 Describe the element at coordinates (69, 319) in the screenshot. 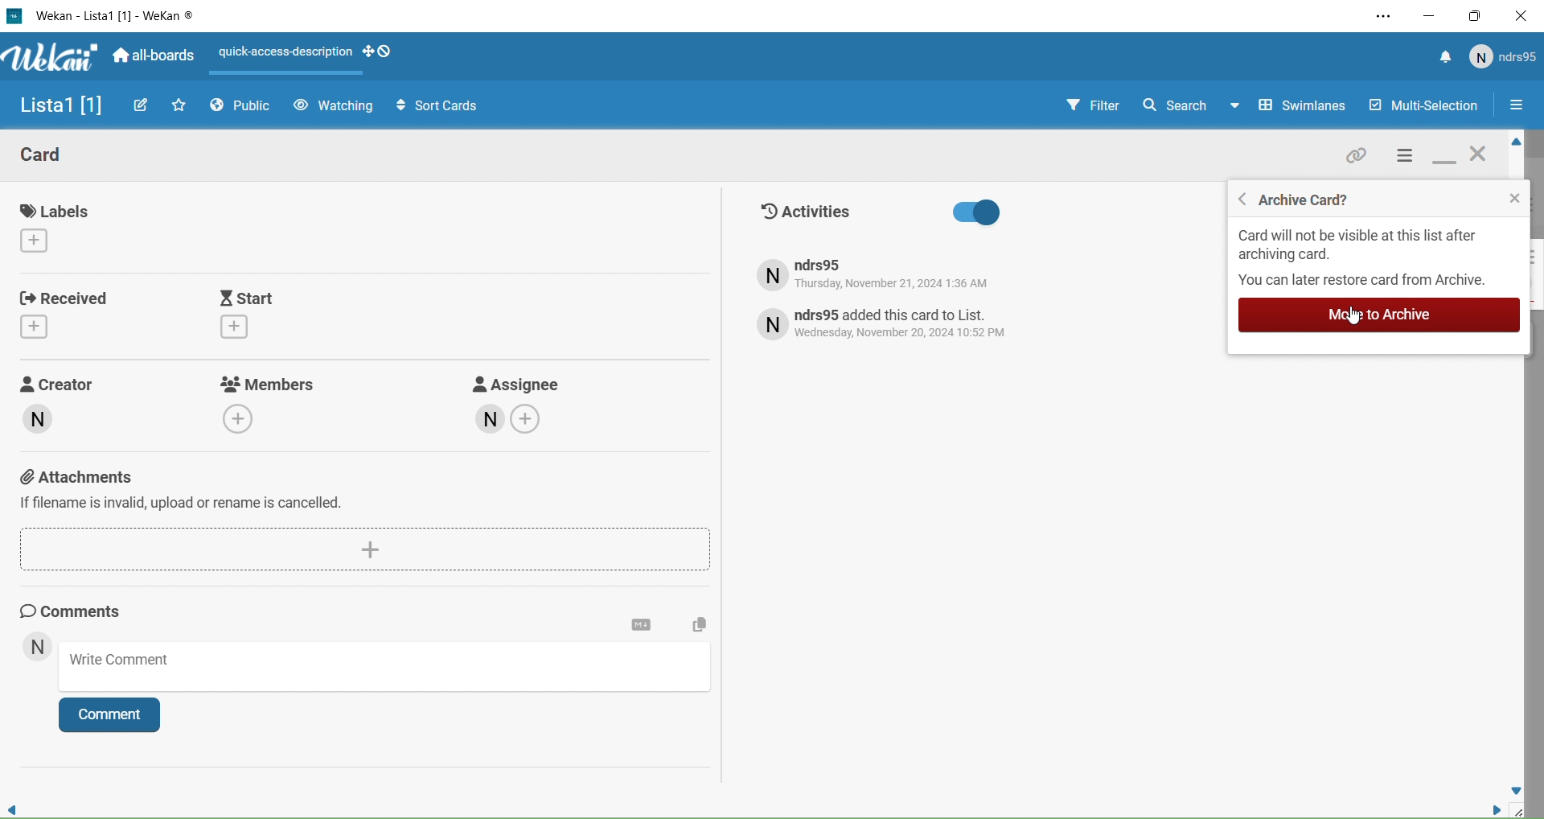

I see `Received` at that location.